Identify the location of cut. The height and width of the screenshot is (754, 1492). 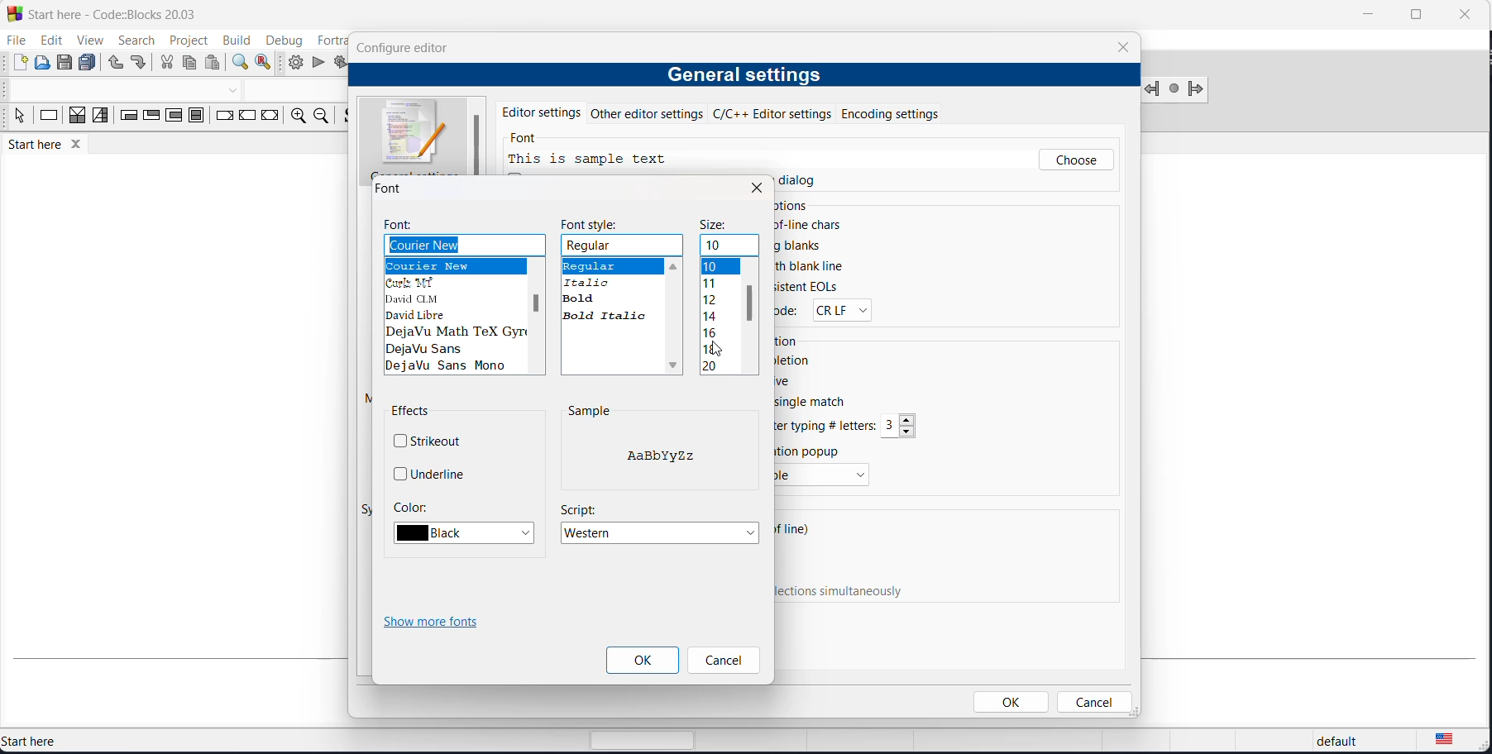
(166, 64).